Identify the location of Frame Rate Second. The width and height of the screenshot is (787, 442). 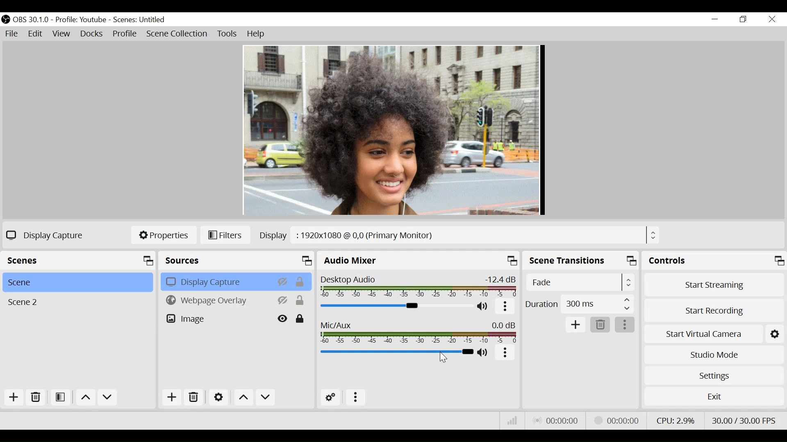
(746, 420).